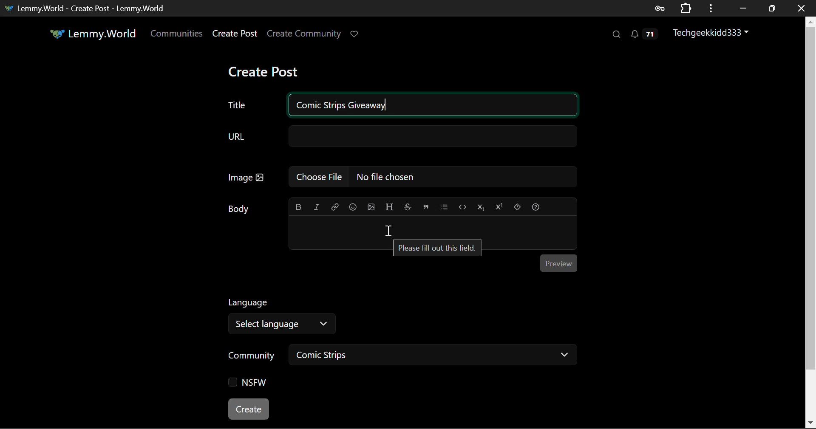  What do you see at coordinates (248, 382) in the screenshot?
I see `NSFW` at bounding box center [248, 382].